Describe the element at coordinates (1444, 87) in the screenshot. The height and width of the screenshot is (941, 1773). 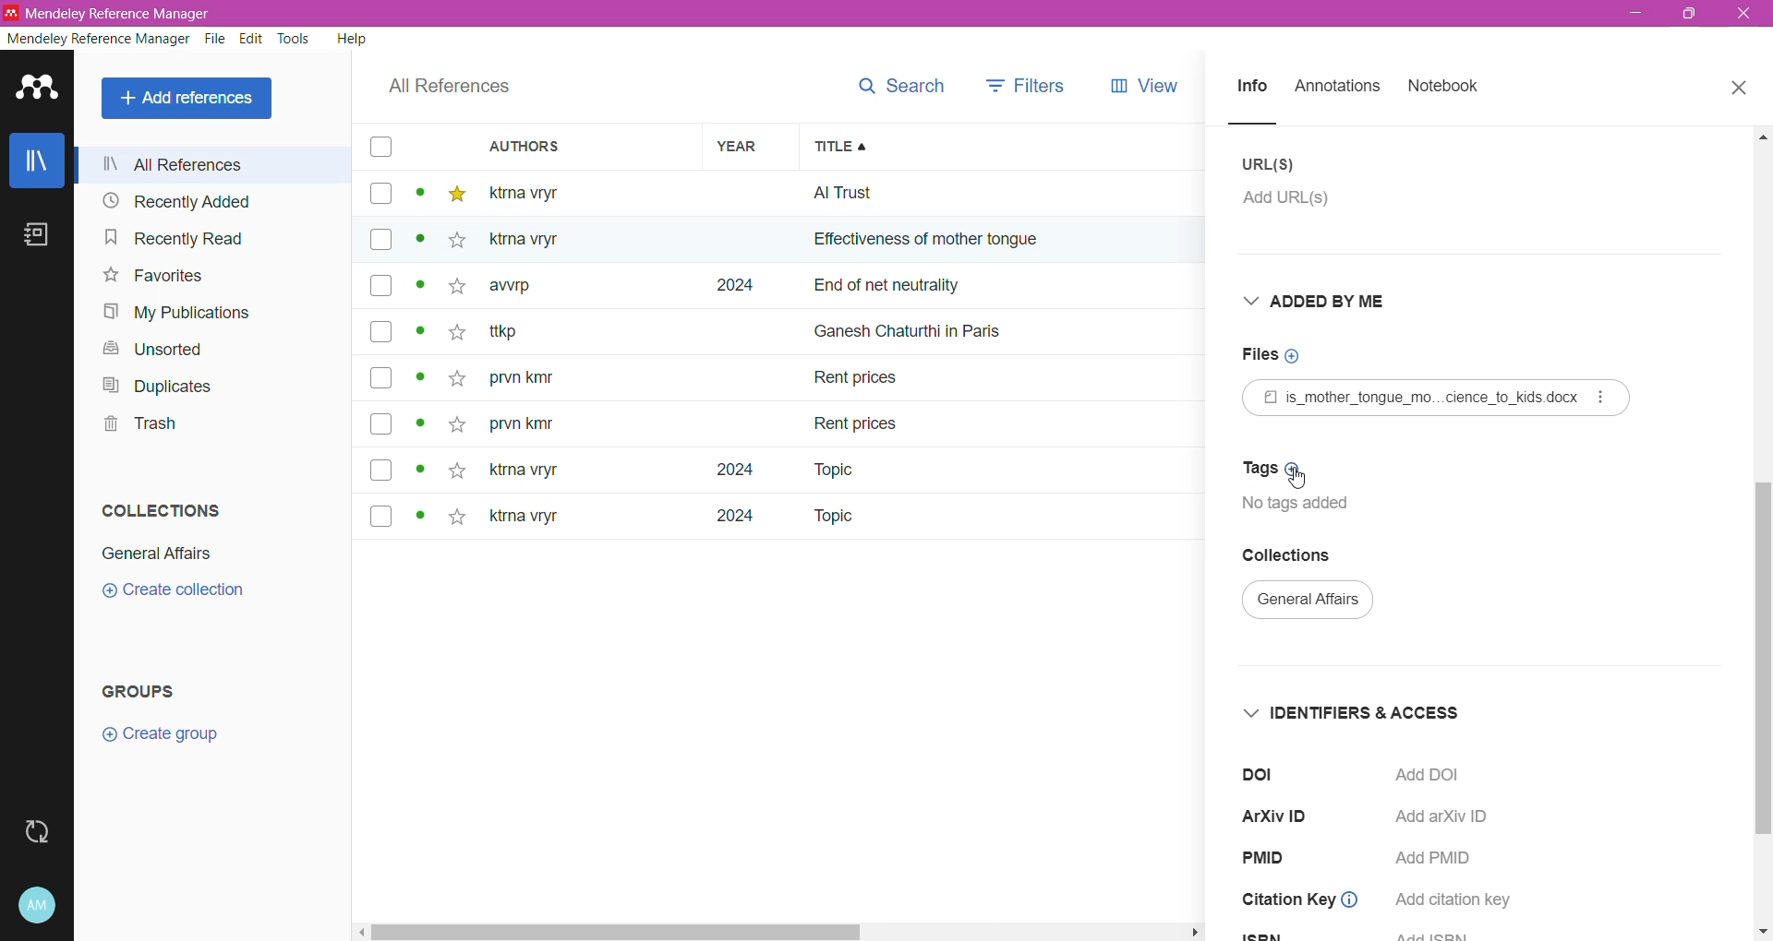
I see `Notebook` at that location.